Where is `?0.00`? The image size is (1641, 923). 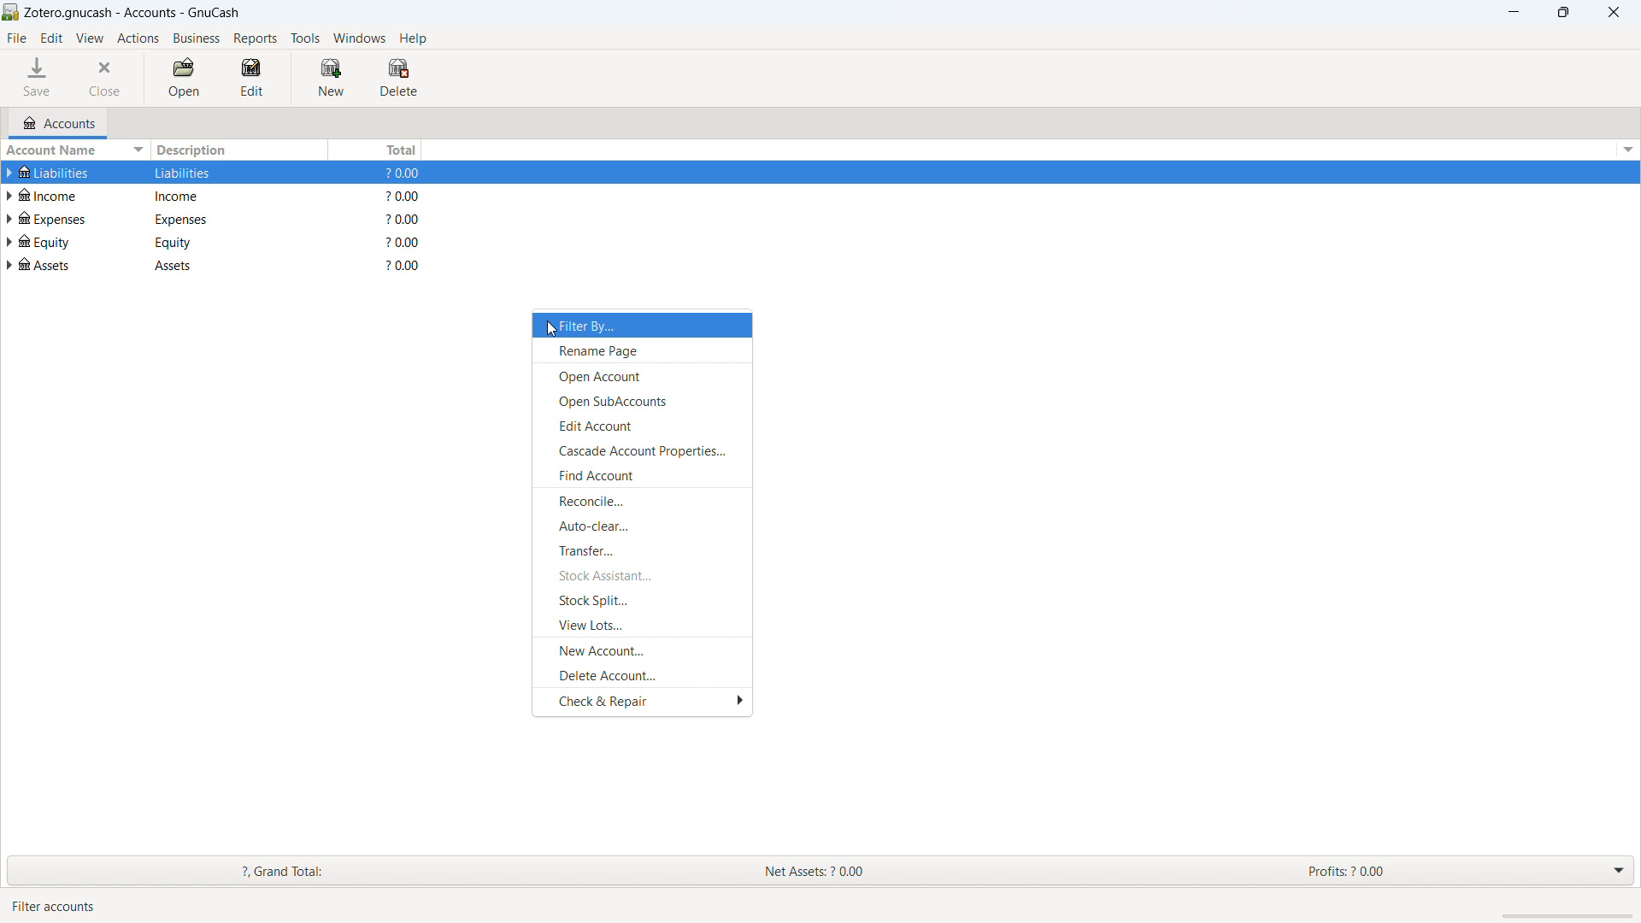
?0.00 is located at coordinates (404, 219).